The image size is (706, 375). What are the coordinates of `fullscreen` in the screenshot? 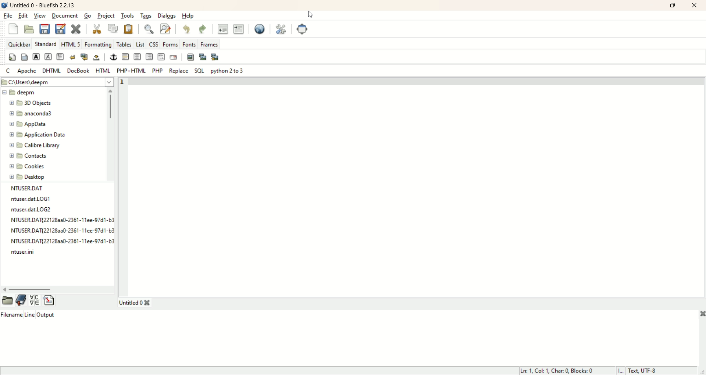 It's located at (301, 28).